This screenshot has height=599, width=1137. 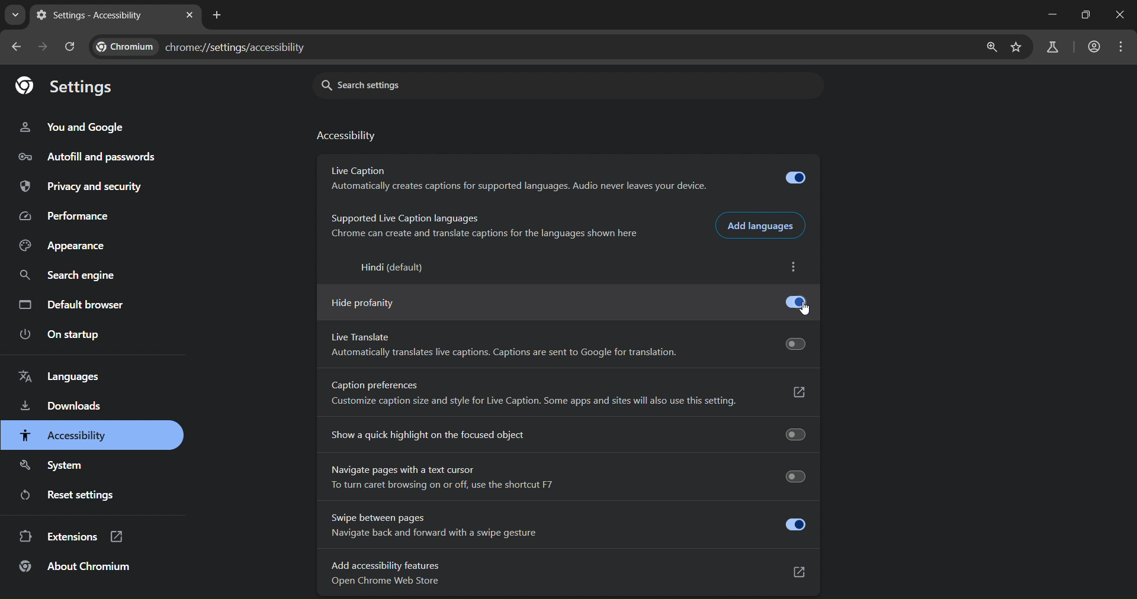 What do you see at coordinates (568, 304) in the screenshot?
I see `hide profanity` at bounding box center [568, 304].